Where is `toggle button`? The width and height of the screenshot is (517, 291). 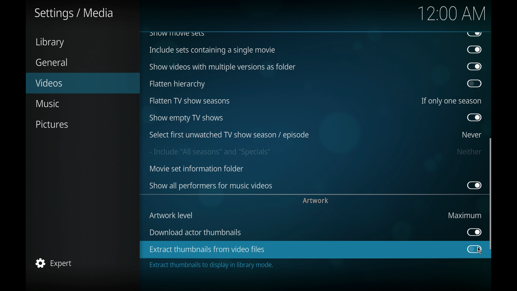 toggle button is located at coordinates (474, 185).